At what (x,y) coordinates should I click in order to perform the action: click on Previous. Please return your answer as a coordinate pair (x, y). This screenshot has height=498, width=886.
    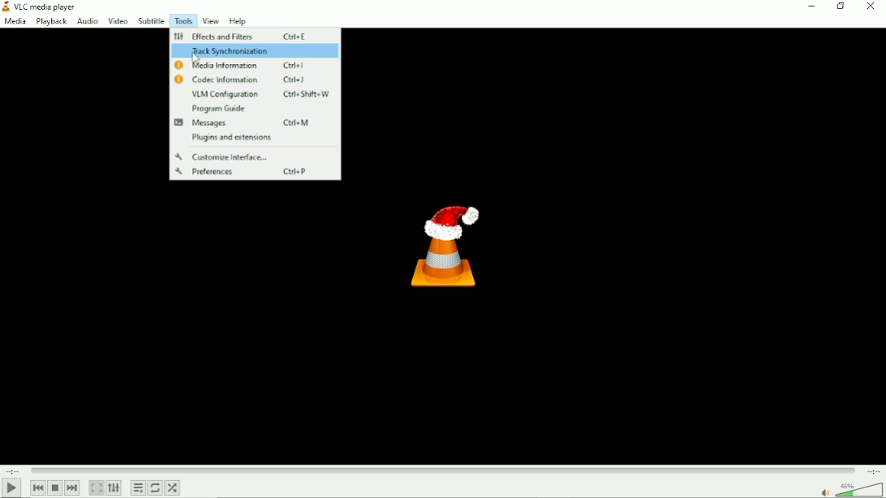
    Looking at the image, I should click on (37, 487).